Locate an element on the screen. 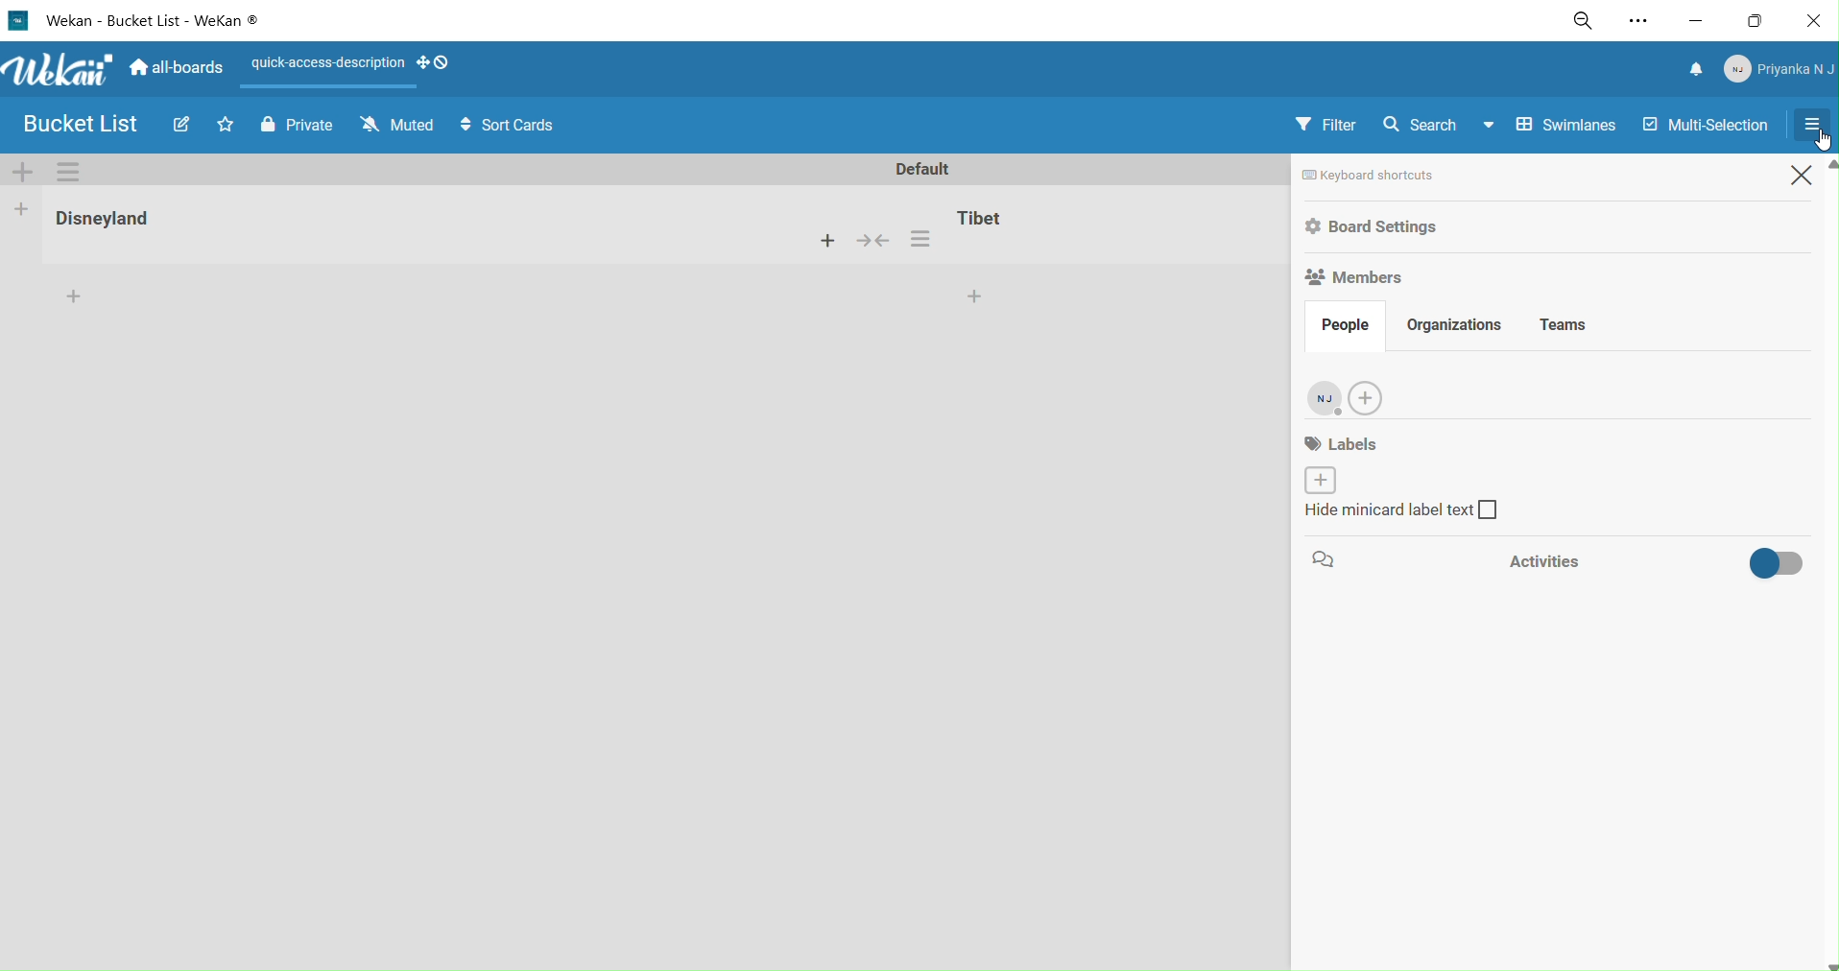  admin is located at coordinates (1319, 387).